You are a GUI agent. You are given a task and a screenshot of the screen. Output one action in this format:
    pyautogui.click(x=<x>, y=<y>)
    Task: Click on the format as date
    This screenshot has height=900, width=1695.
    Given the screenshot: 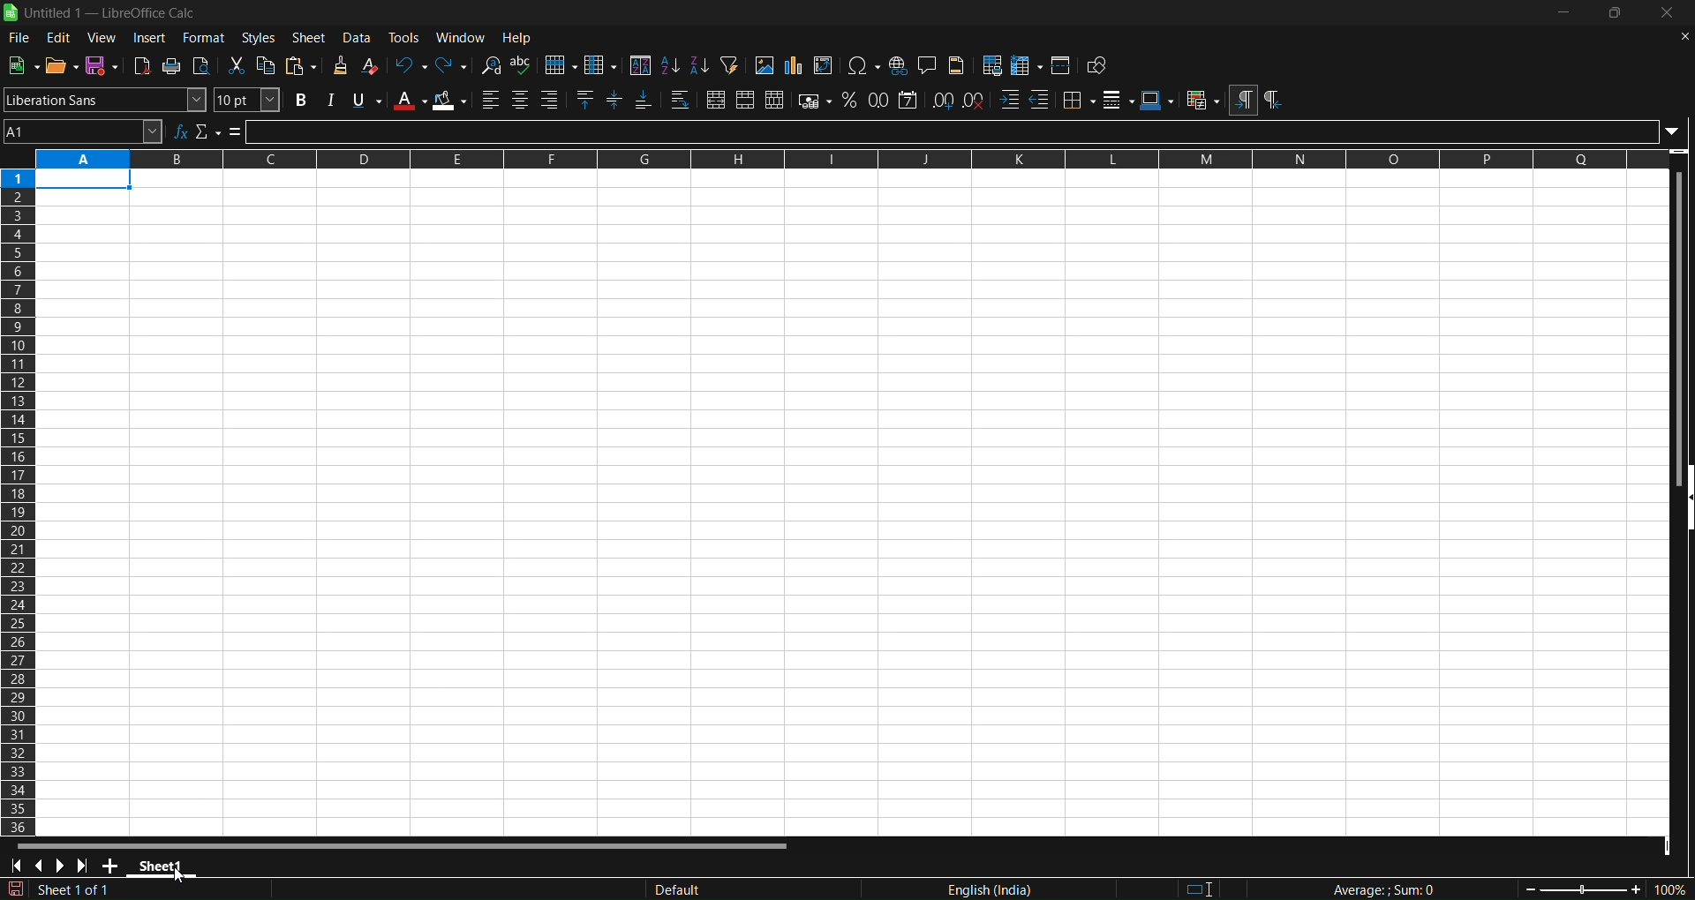 What is the action you would take?
    pyautogui.click(x=909, y=100)
    